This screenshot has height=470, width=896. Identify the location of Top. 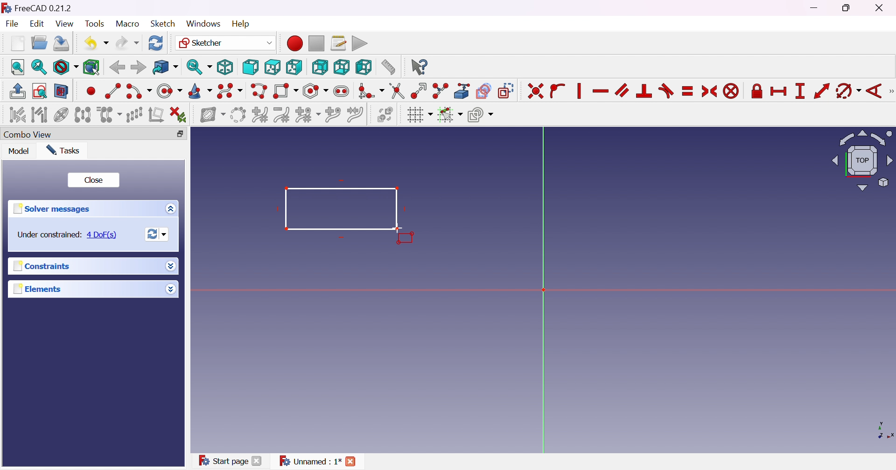
(273, 67).